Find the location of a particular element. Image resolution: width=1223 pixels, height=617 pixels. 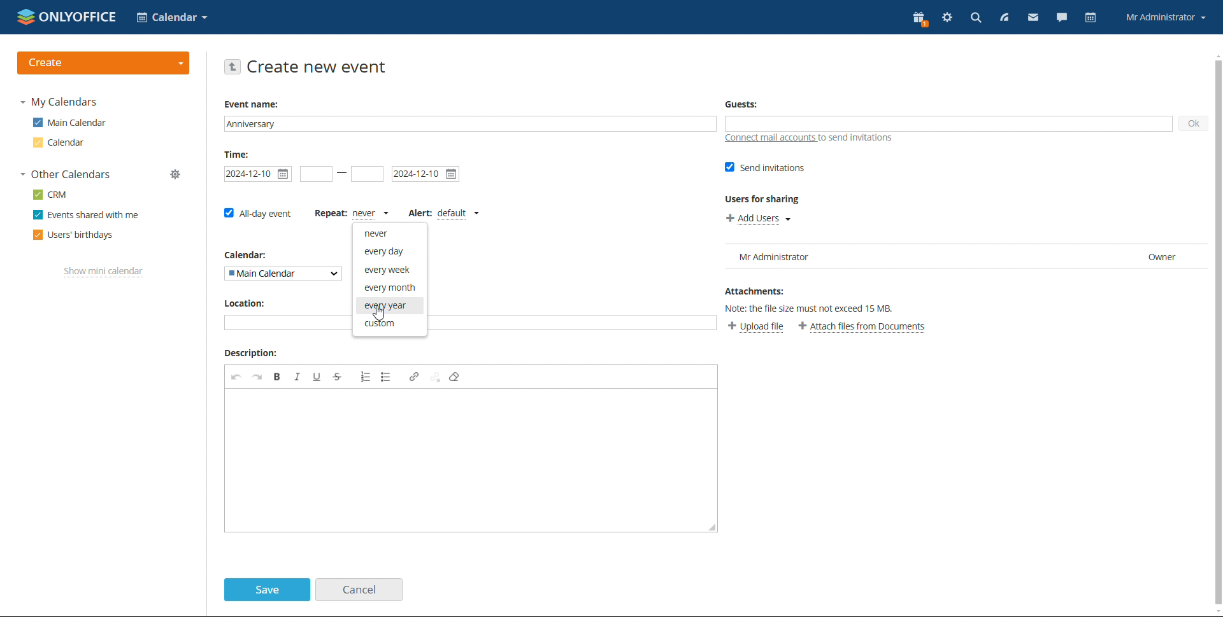

Guests: is located at coordinates (738, 102).